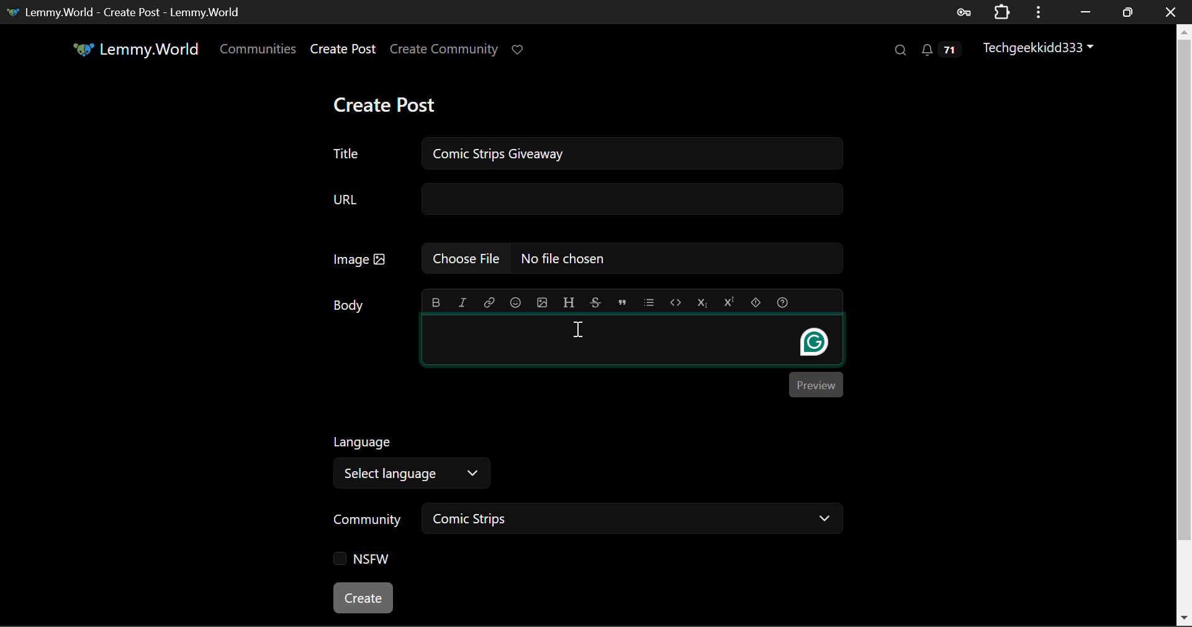 The image size is (1192, 627). I want to click on Create Post, so click(387, 101).